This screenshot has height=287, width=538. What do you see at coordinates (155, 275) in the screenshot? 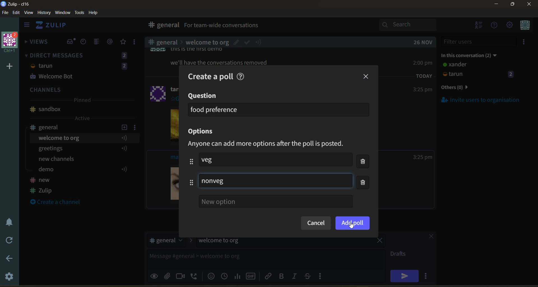
I see `preview` at bounding box center [155, 275].